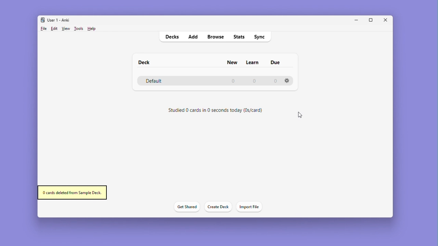 This screenshot has width=438, height=246. Describe the element at coordinates (219, 111) in the screenshot. I see `Studied 0 cards in 0 seconds today (0s/card)` at that location.